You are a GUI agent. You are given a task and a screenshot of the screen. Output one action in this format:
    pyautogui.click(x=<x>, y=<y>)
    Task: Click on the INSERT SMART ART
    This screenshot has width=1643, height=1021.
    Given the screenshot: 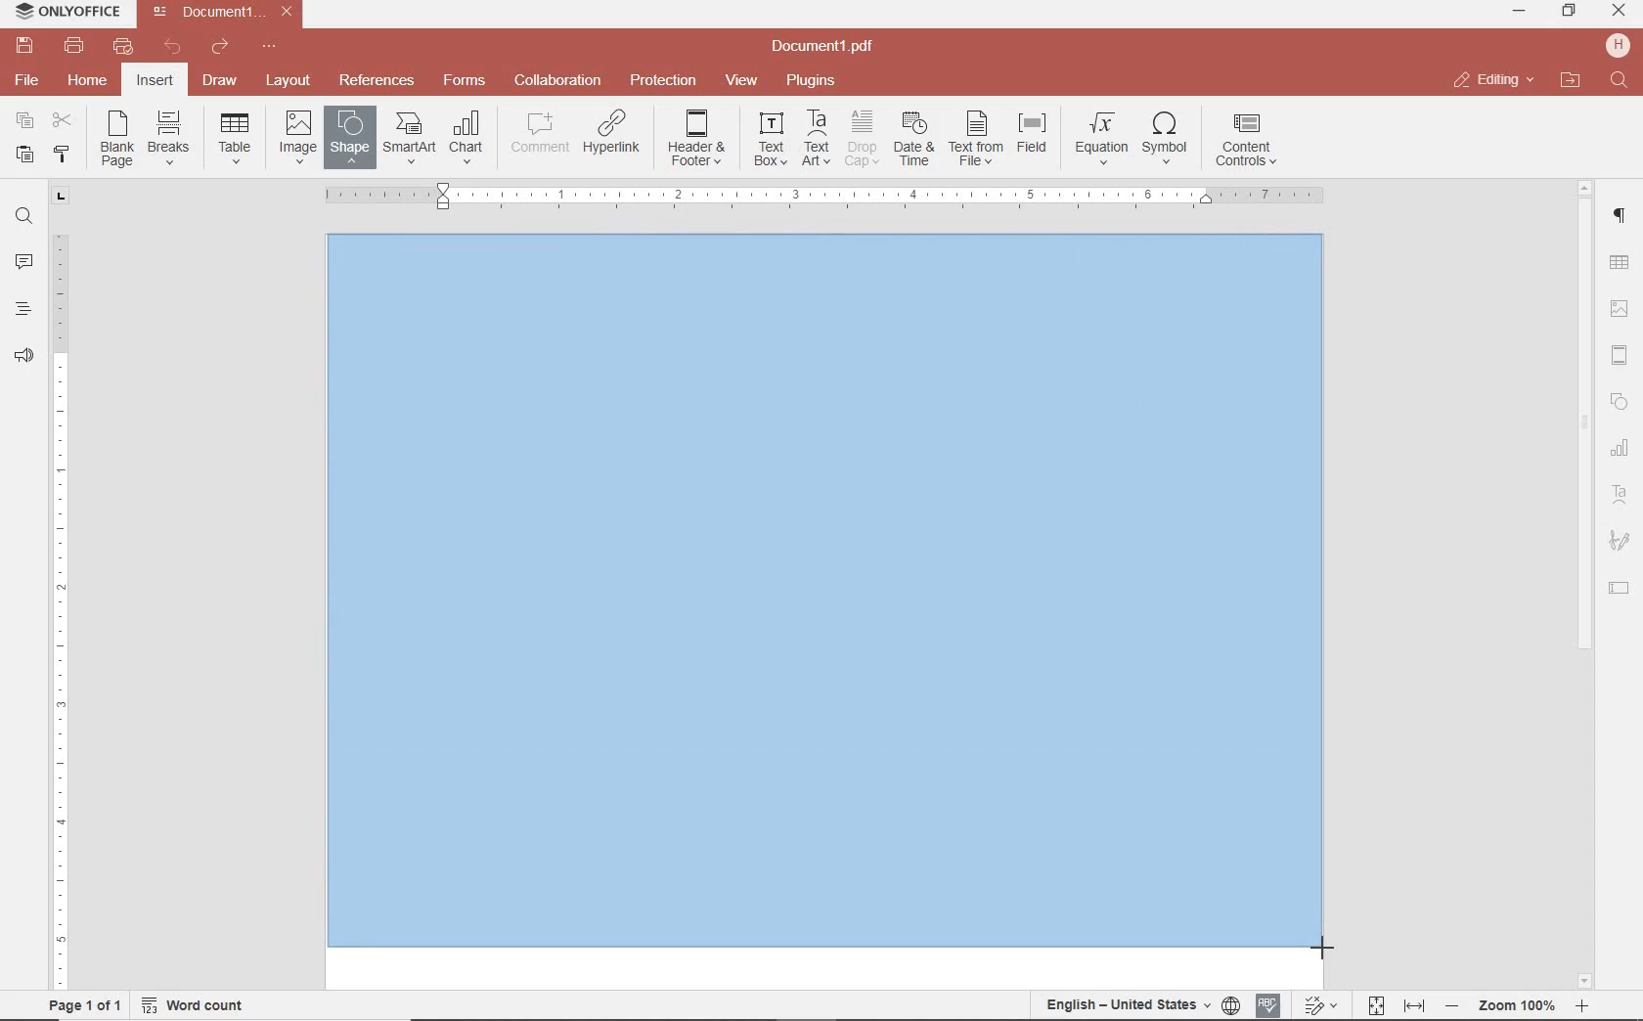 What is the action you would take?
    pyautogui.click(x=410, y=137)
    